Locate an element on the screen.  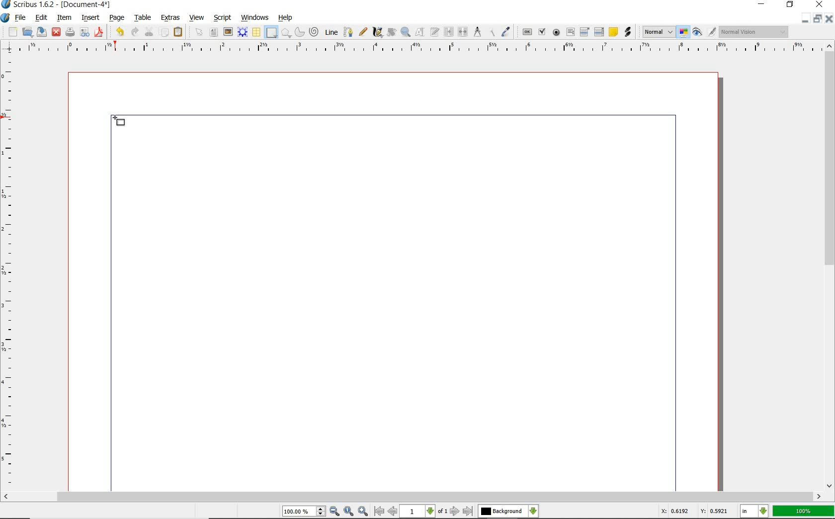
polygon is located at coordinates (286, 33).